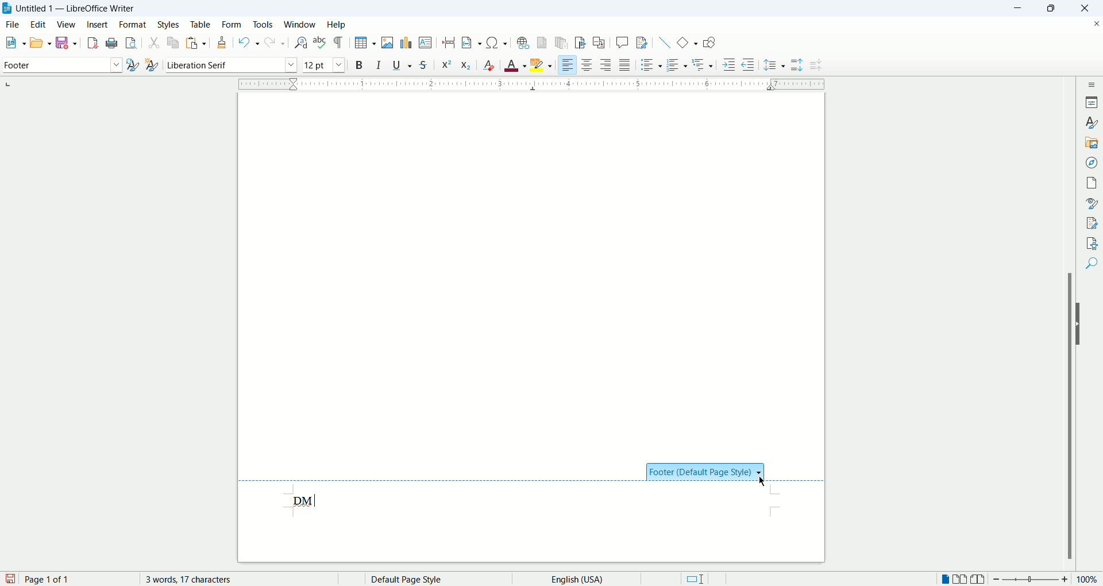 The height and width of the screenshot is (586, 1103). What do you see at coordinates (132, 25) in the screenshot?
I see `format` at bounding box center [132, 25].